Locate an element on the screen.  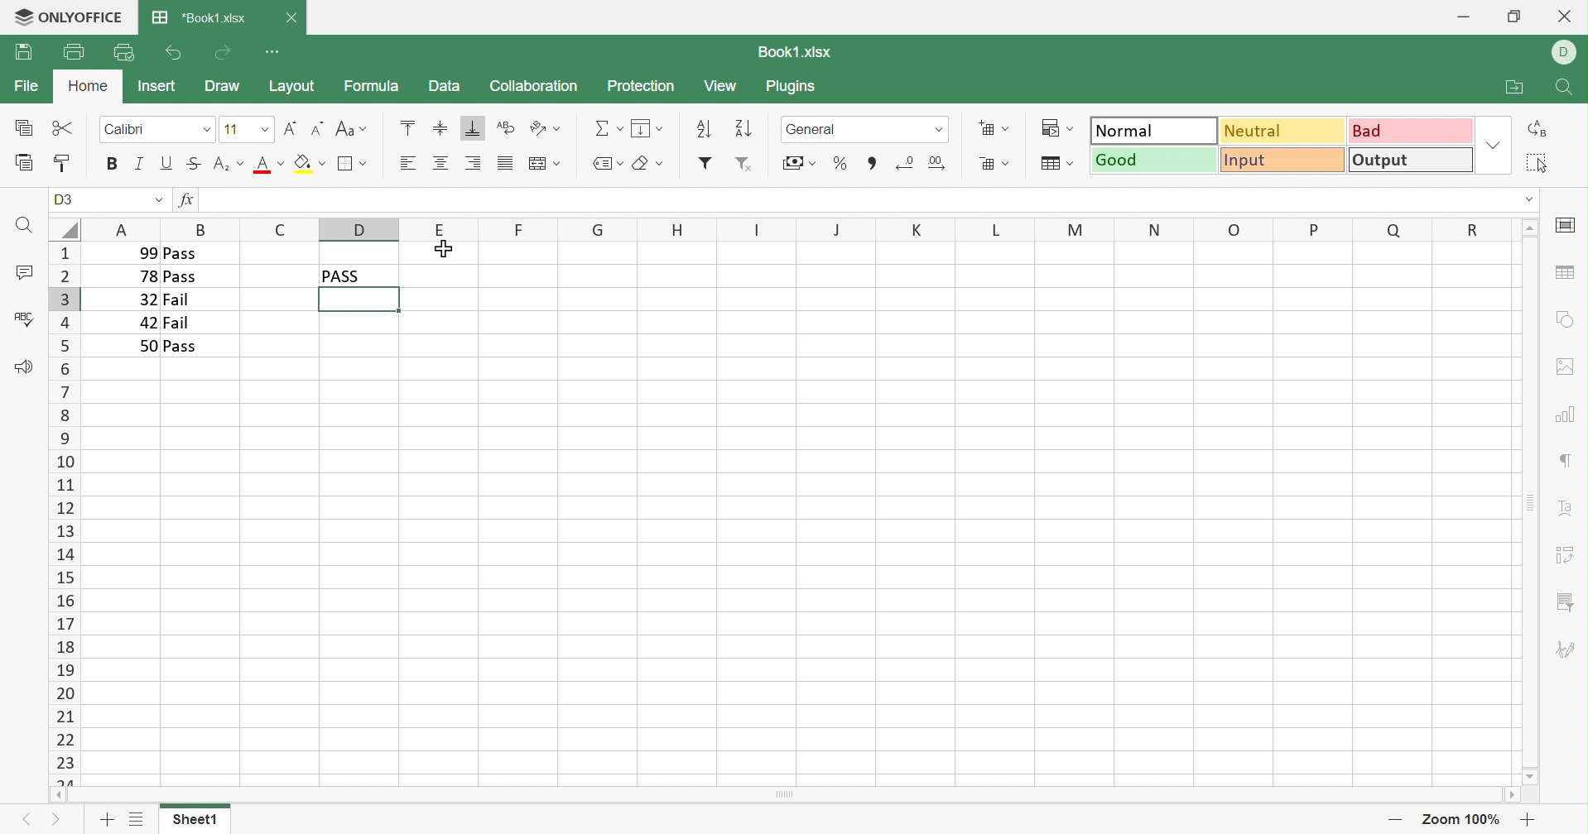
logo is located at coordinates (19, 16).